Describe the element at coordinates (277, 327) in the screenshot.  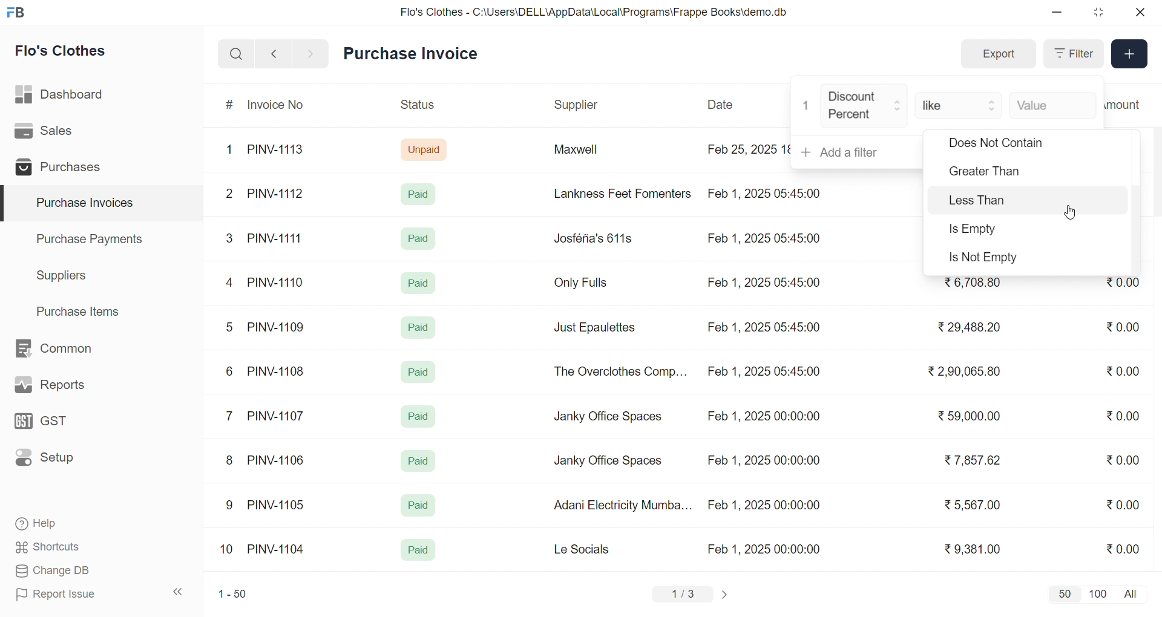
I see `PINV-1109` at that location.